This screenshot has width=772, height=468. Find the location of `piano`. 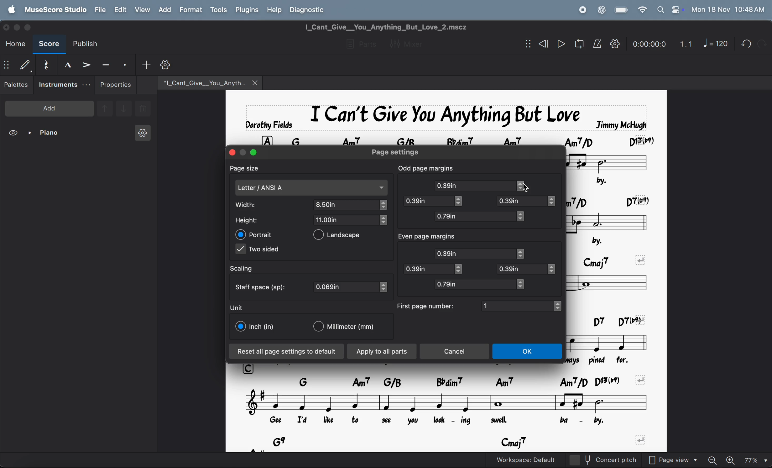

piano is located at coordinates (46, 134).